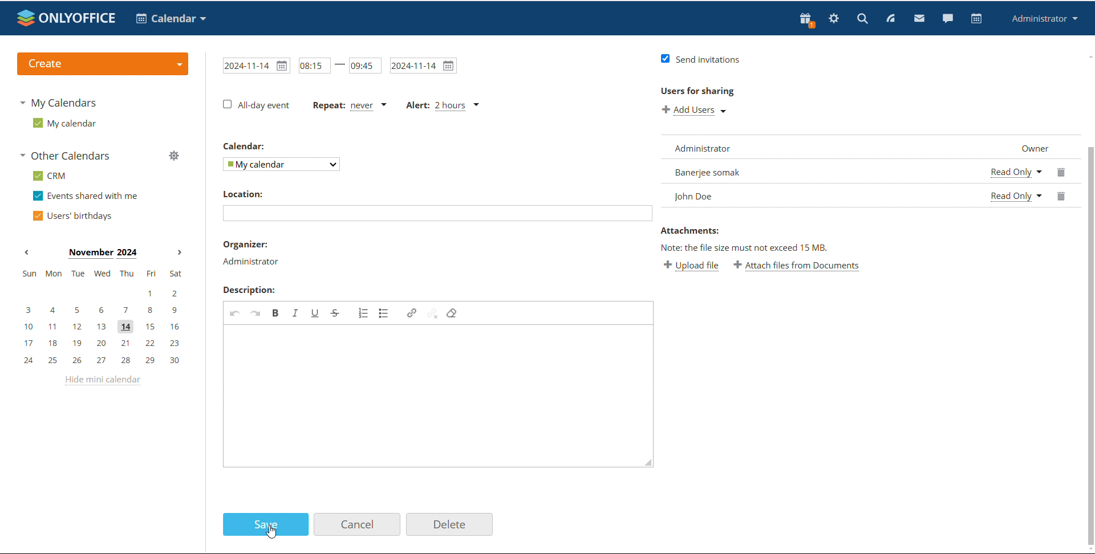  What do you see at coordinates (695, 111) in the screenshot?
I see `add users` at bounding box center [695, 111].